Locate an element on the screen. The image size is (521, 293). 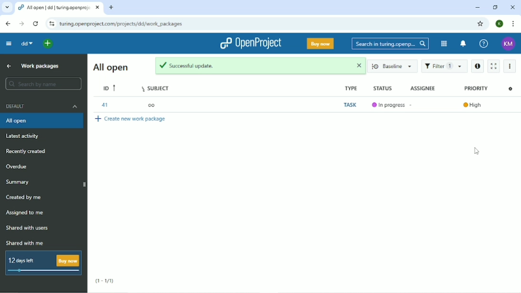
(1-1/1) is located at coordinates (106, 282).